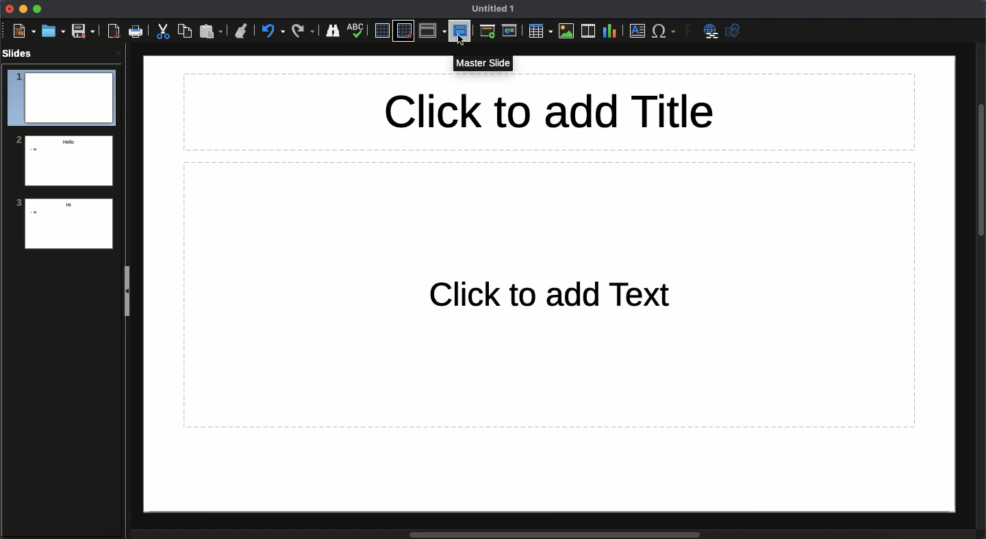 Image resolution: width=986 pixels, height=539 pixels. Describe the element at coordinates (212, 31) in the screenshot. I see `Paste` at that location.